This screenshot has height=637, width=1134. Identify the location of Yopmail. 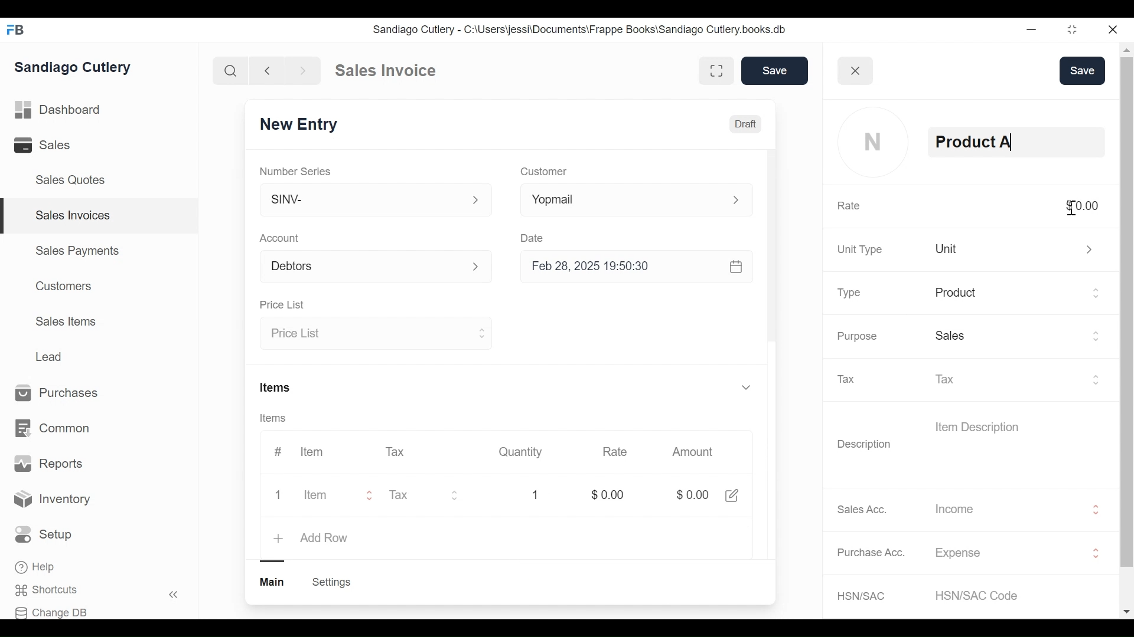
(640, 200).